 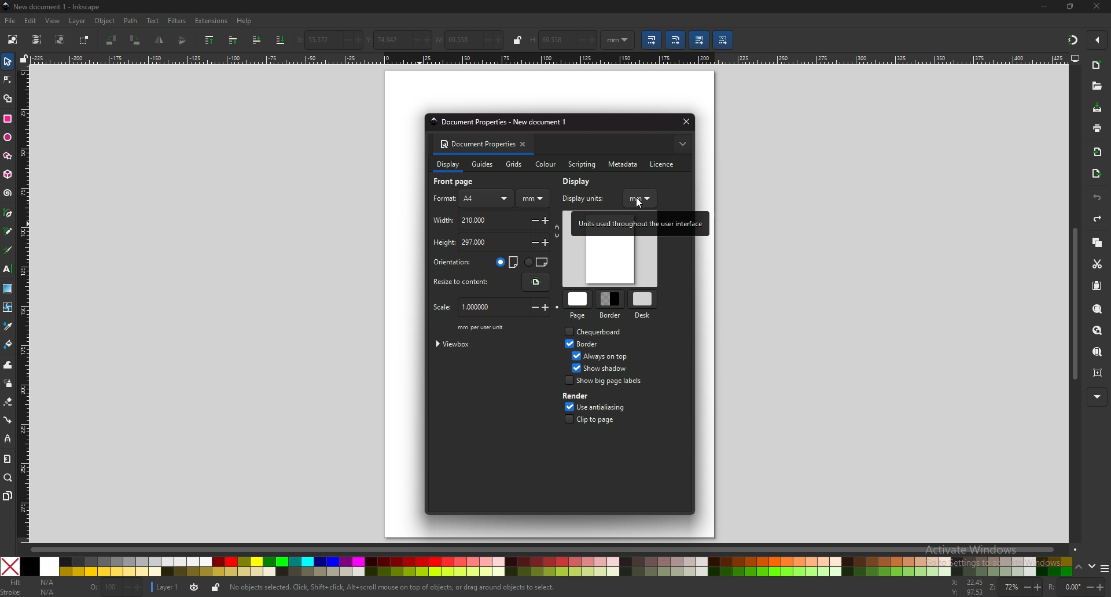 I want to click on copy, so click(x=1098, y=242).